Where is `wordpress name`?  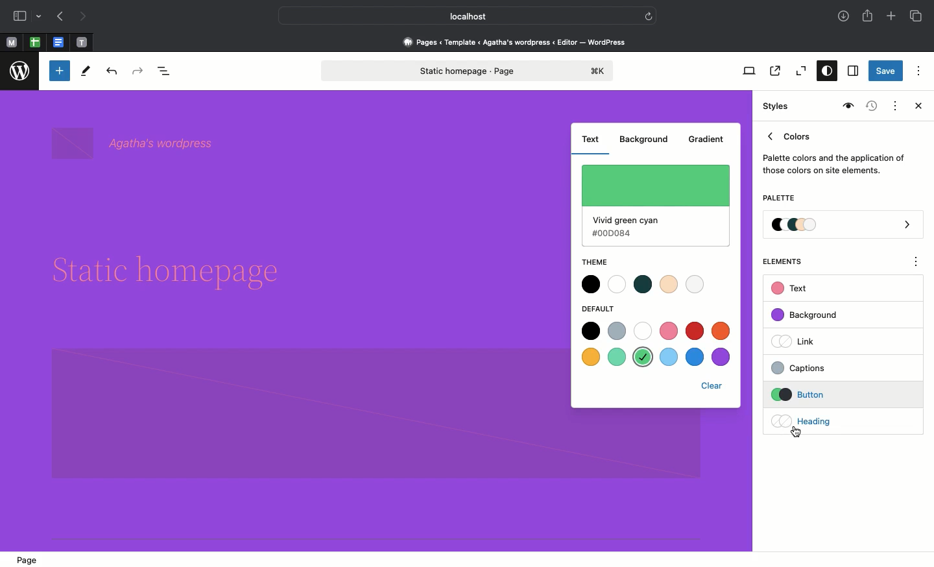
wordpress name is located at coordinates (136, 143).